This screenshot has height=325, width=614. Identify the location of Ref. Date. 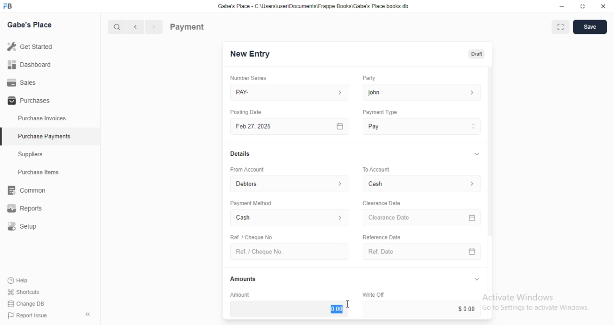
(422, 252).